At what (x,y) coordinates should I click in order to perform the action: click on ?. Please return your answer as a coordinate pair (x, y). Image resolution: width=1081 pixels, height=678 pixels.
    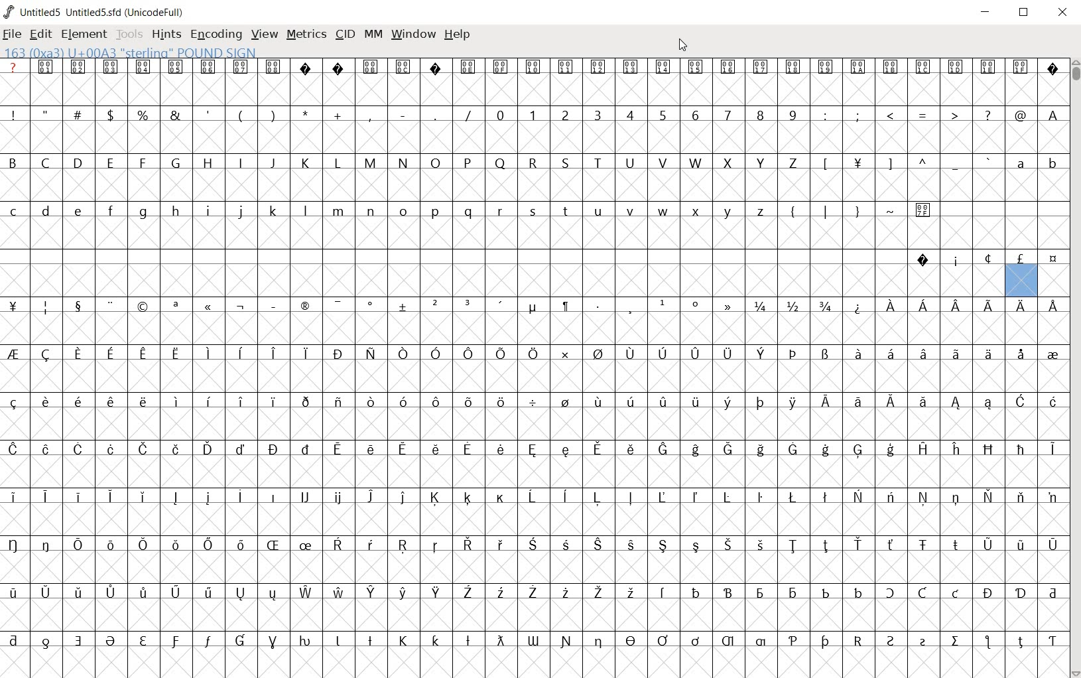
    Looking at the image, I should click on (987, 115).